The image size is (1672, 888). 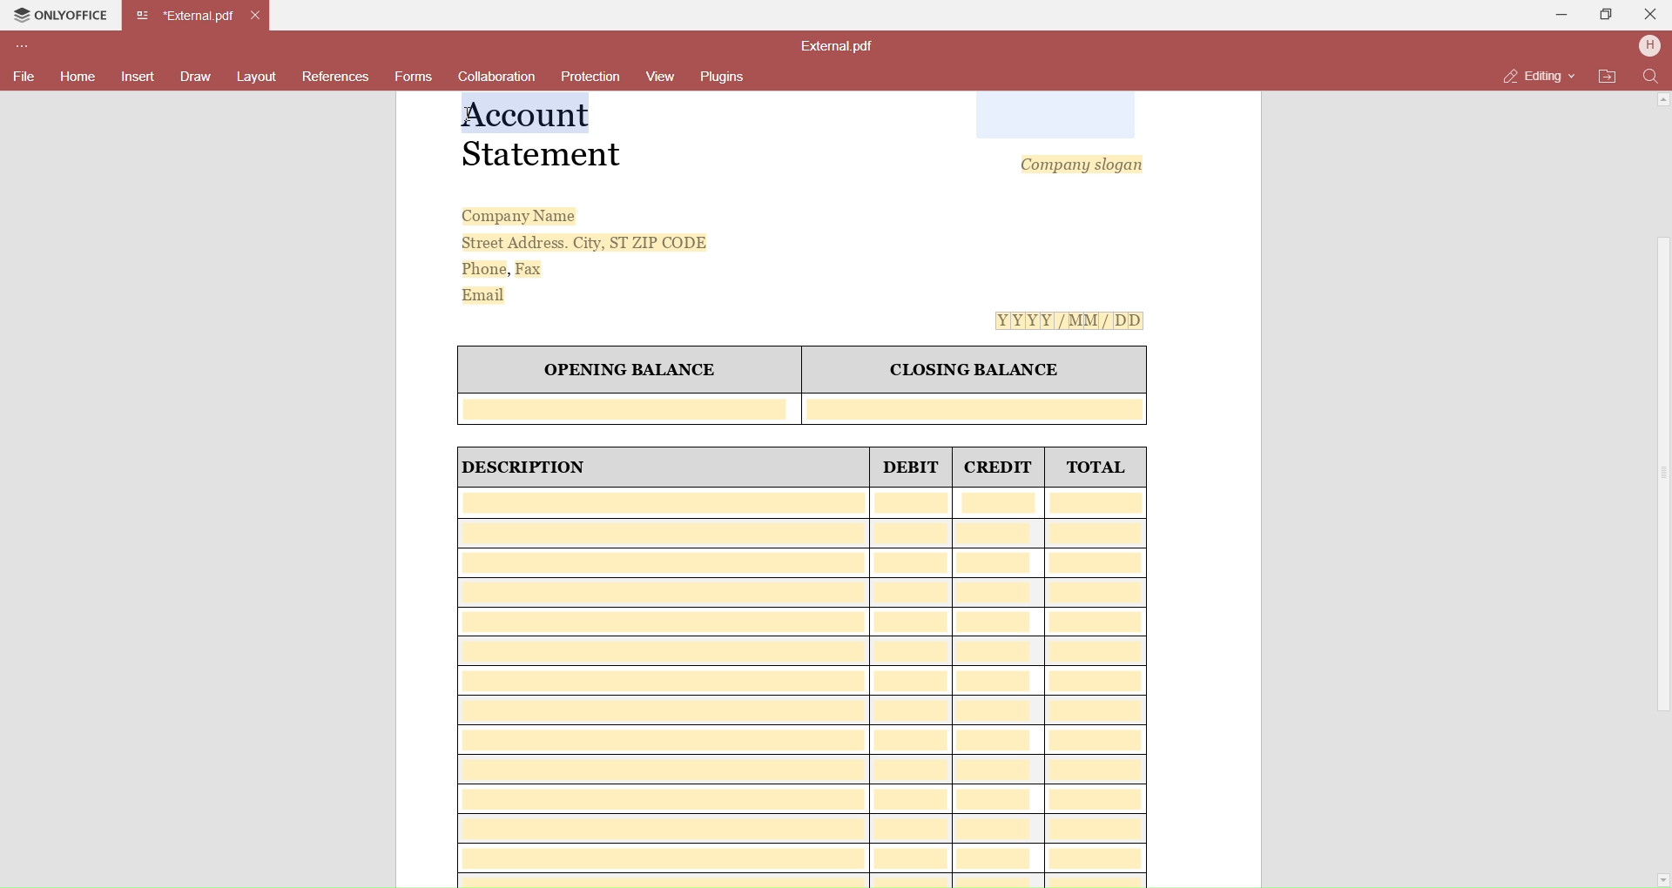 What do you see at coordinates (839, 46) in the screenshot?
I see `File name` at bounding box center [839, 46].